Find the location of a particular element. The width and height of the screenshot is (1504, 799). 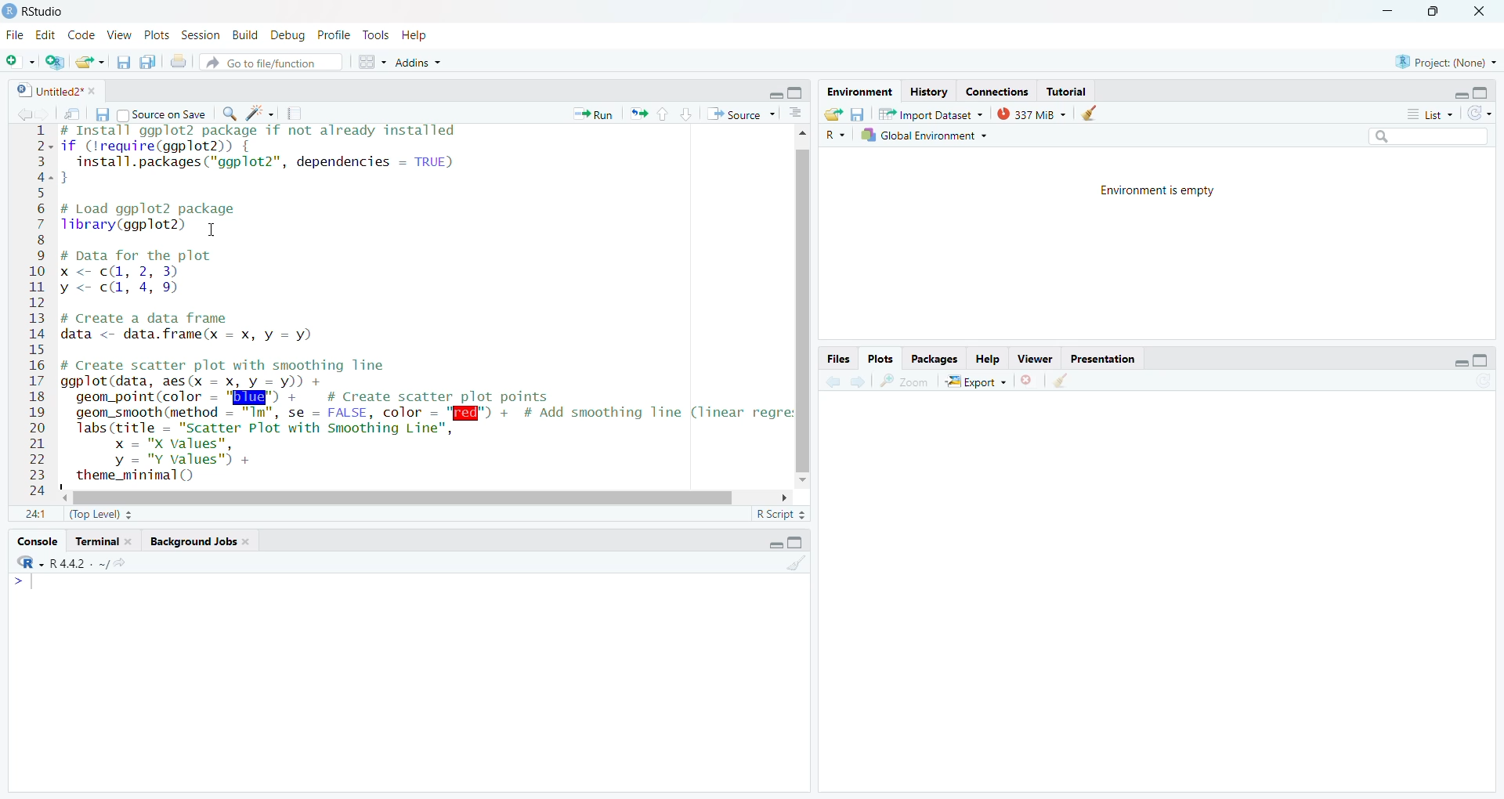

hide console is located at coordinates (1482, 360).